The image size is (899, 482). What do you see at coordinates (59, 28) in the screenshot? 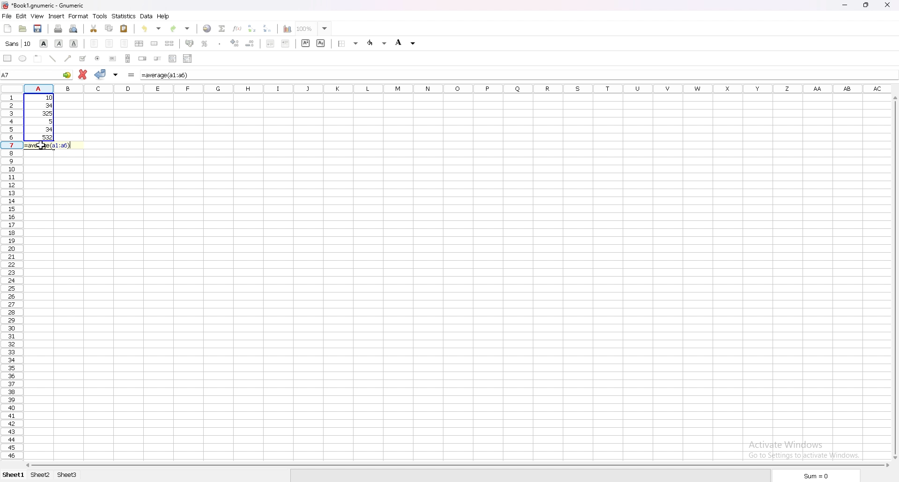
I see `print` at bounding box center [59, 28].